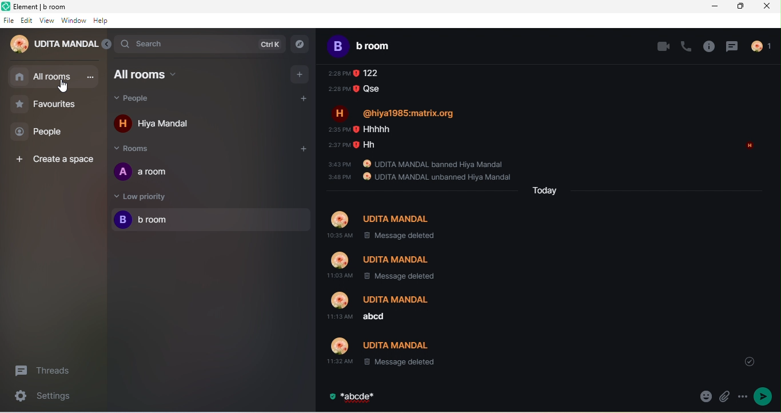  I want to click on b room, so click(209, 220).